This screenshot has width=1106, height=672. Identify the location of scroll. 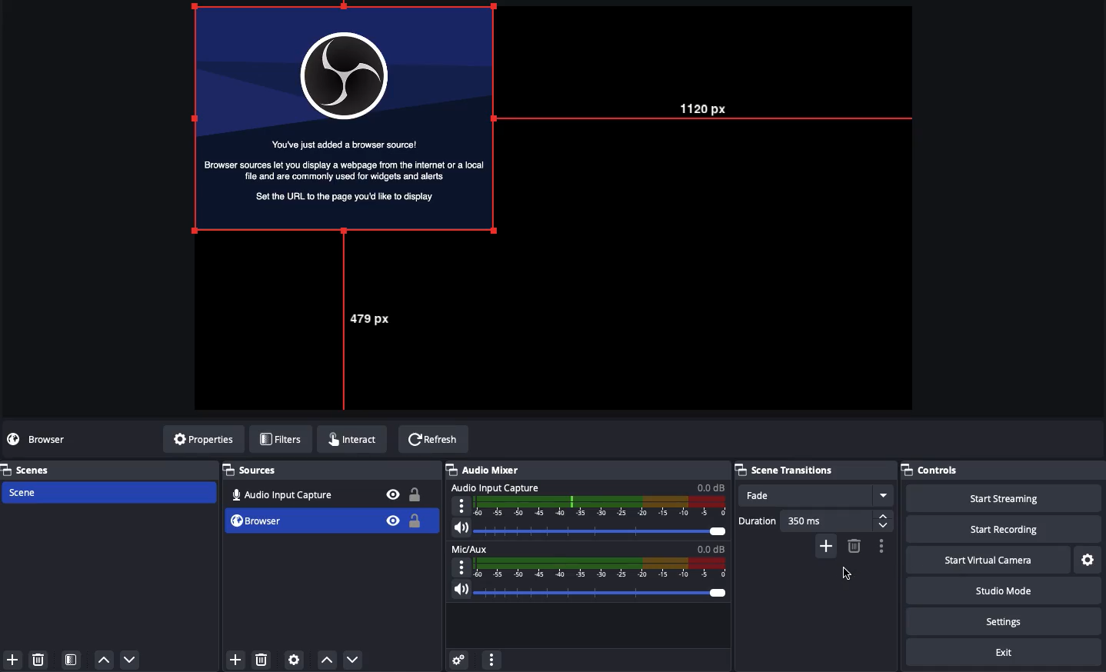
(887, 518).